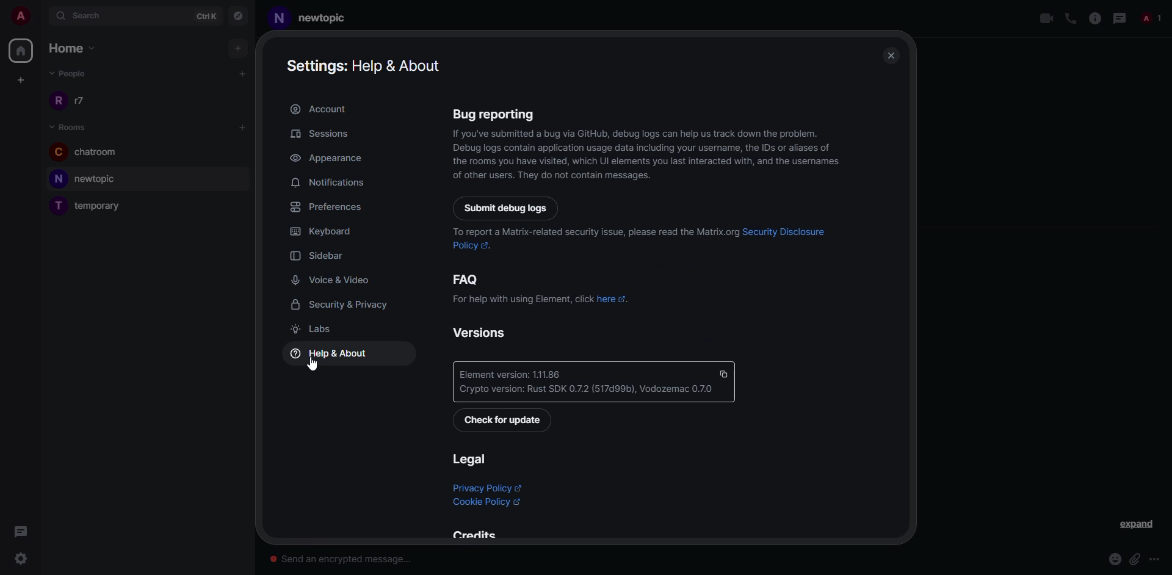 This screenshot has height=575, width=1172. Describe the element at coordinates (90, 179) in the screenshot. I see `room` at that location.